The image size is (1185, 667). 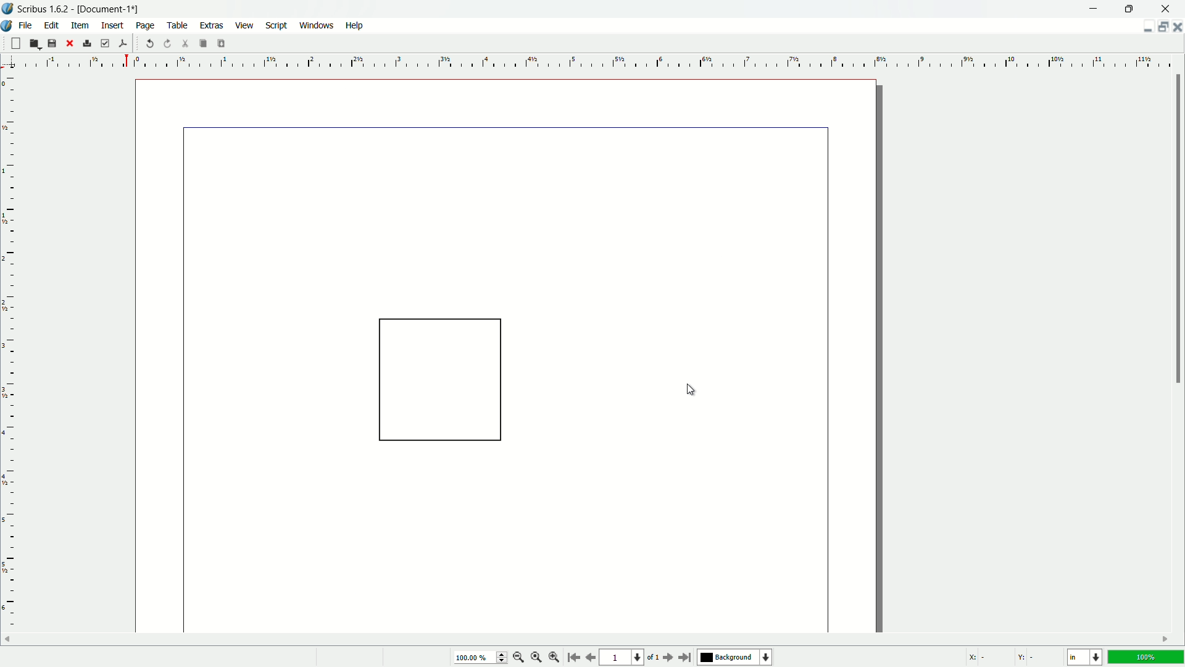 I want to click on script menu, so click(x=276, y=26).